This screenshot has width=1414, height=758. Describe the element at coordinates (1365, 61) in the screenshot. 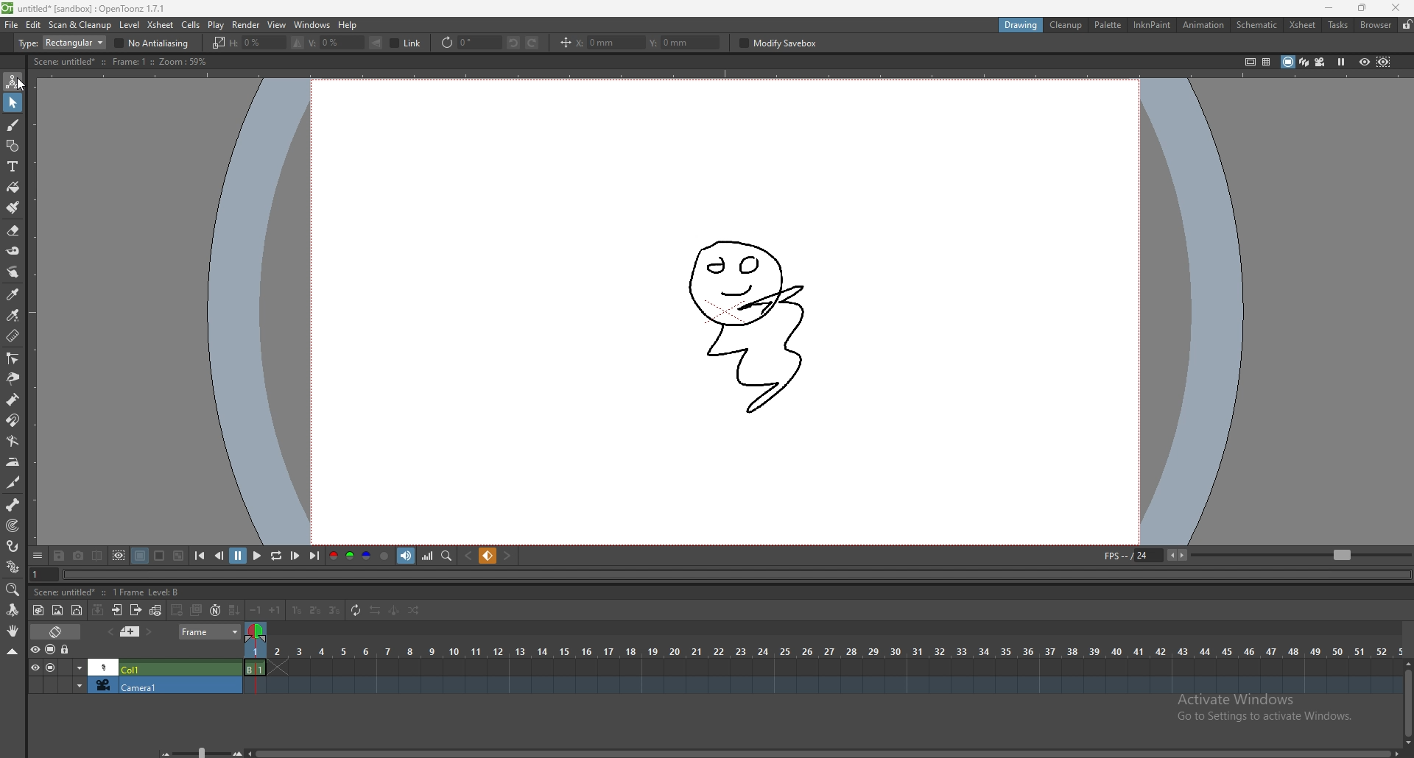

I see `preview` at that location.